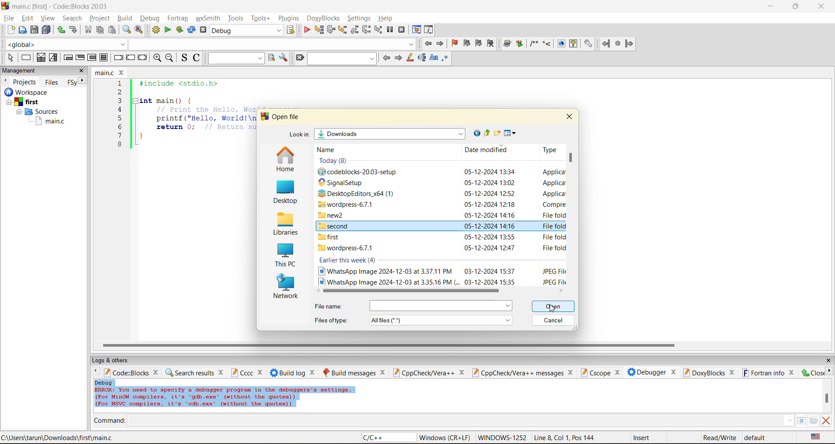 The height and width of the screenshot is (444, 835). Describe the element at coordinates (354, 30) in the screenshot. I see `step out` at that location.